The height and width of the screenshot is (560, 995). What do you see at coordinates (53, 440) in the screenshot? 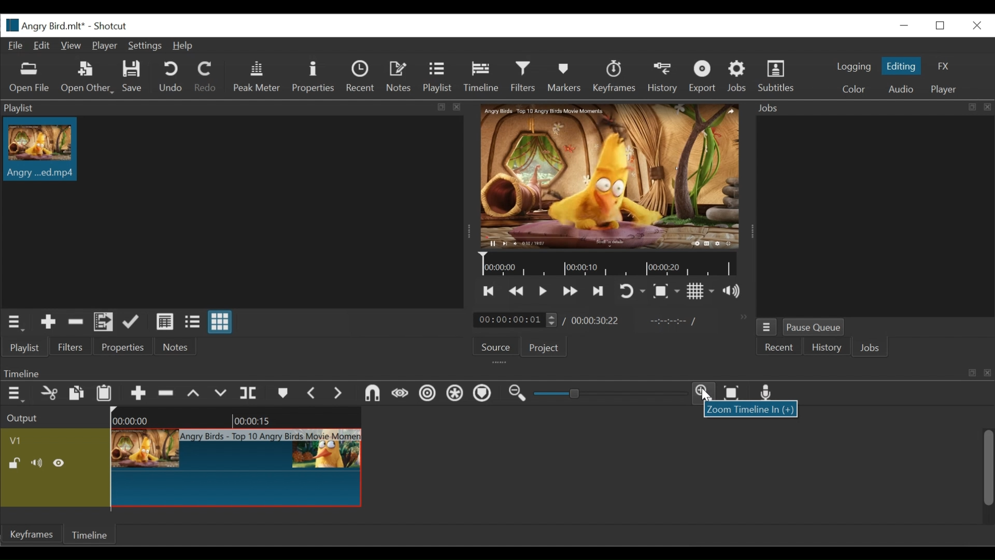
I see `Video track name` at bounding box center [53, 440].